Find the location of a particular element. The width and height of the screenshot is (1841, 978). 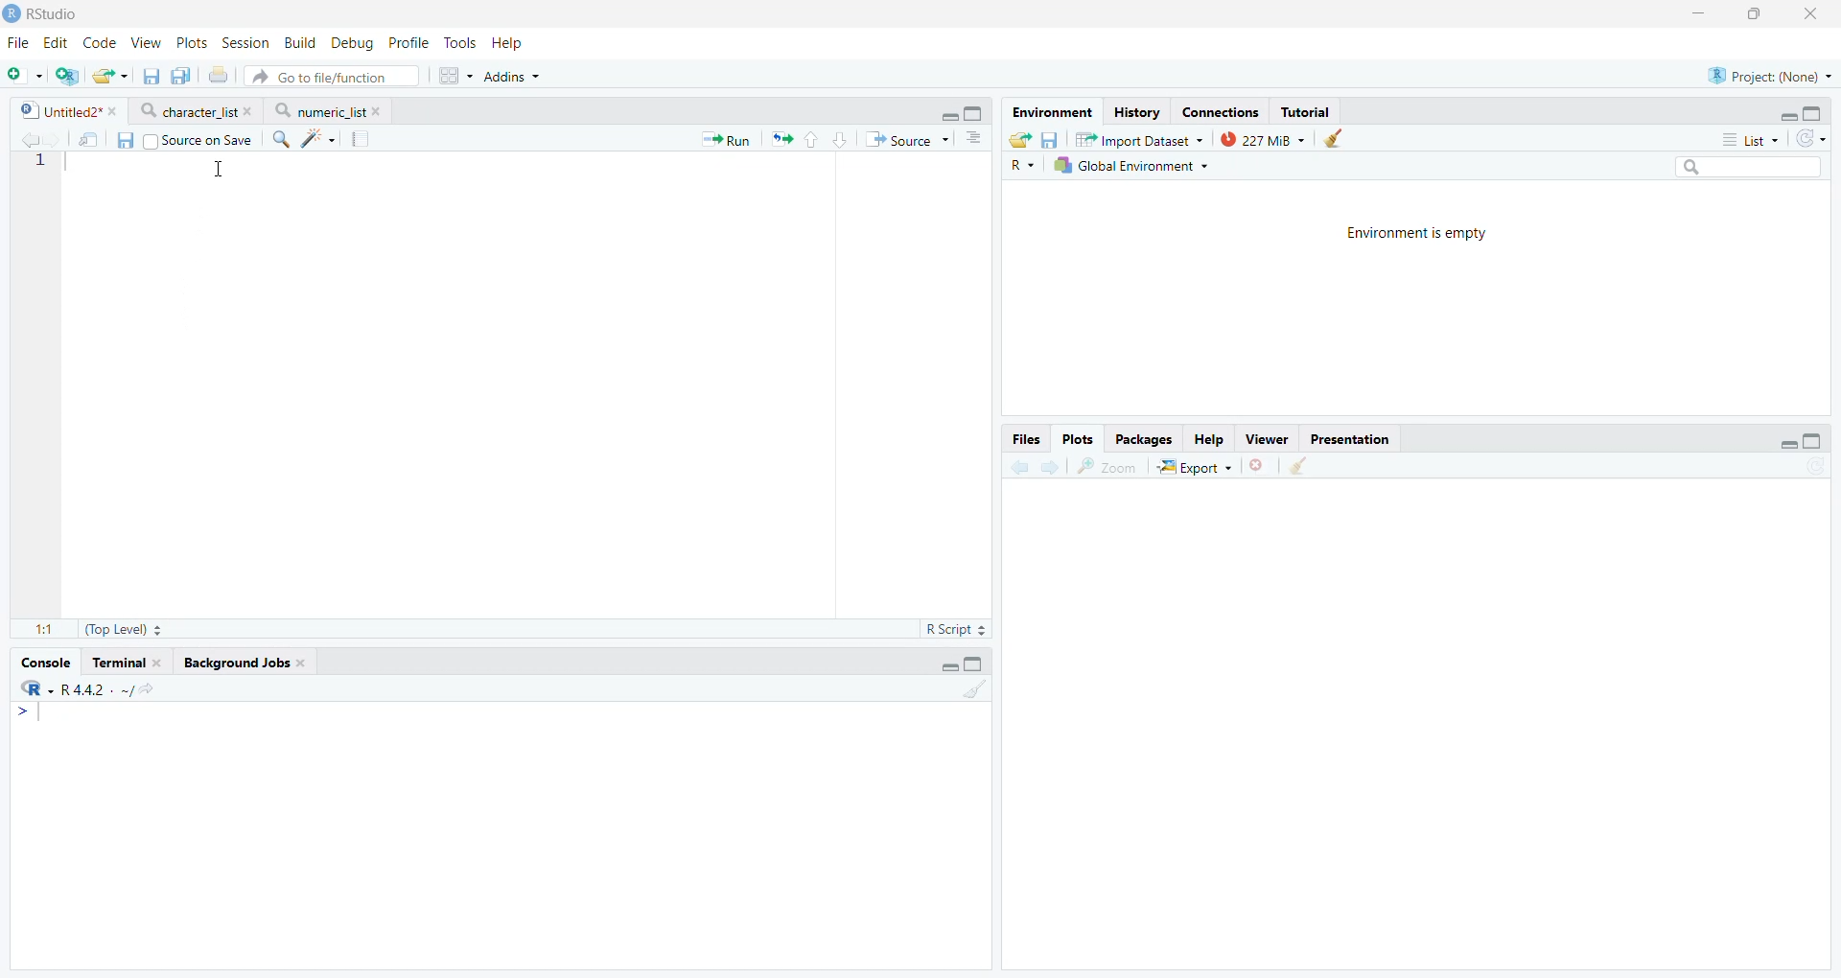

Full Height is located at coordinates (975, 663).